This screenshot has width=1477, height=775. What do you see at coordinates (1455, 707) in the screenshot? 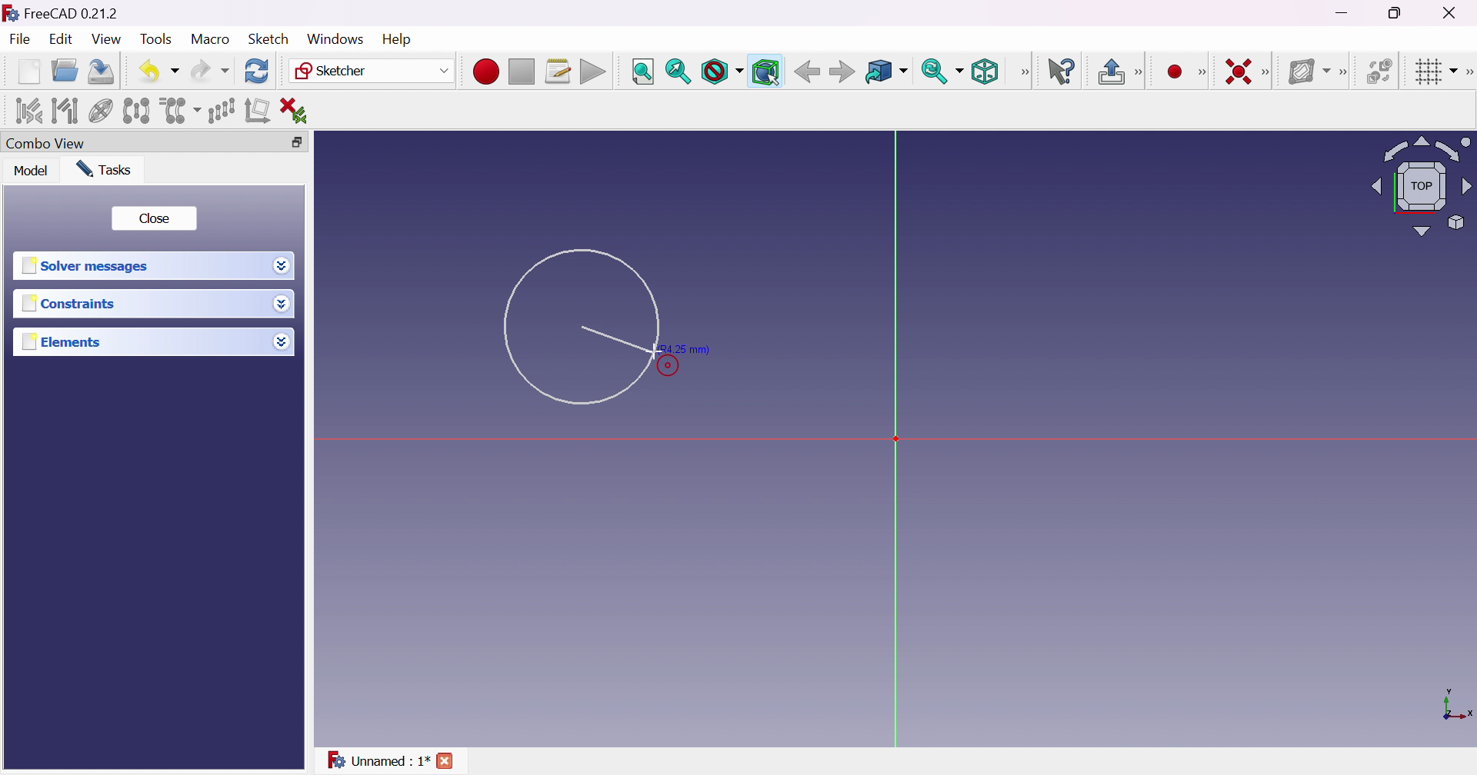
I see `x, y axis` at bounding box center [1455, 707].